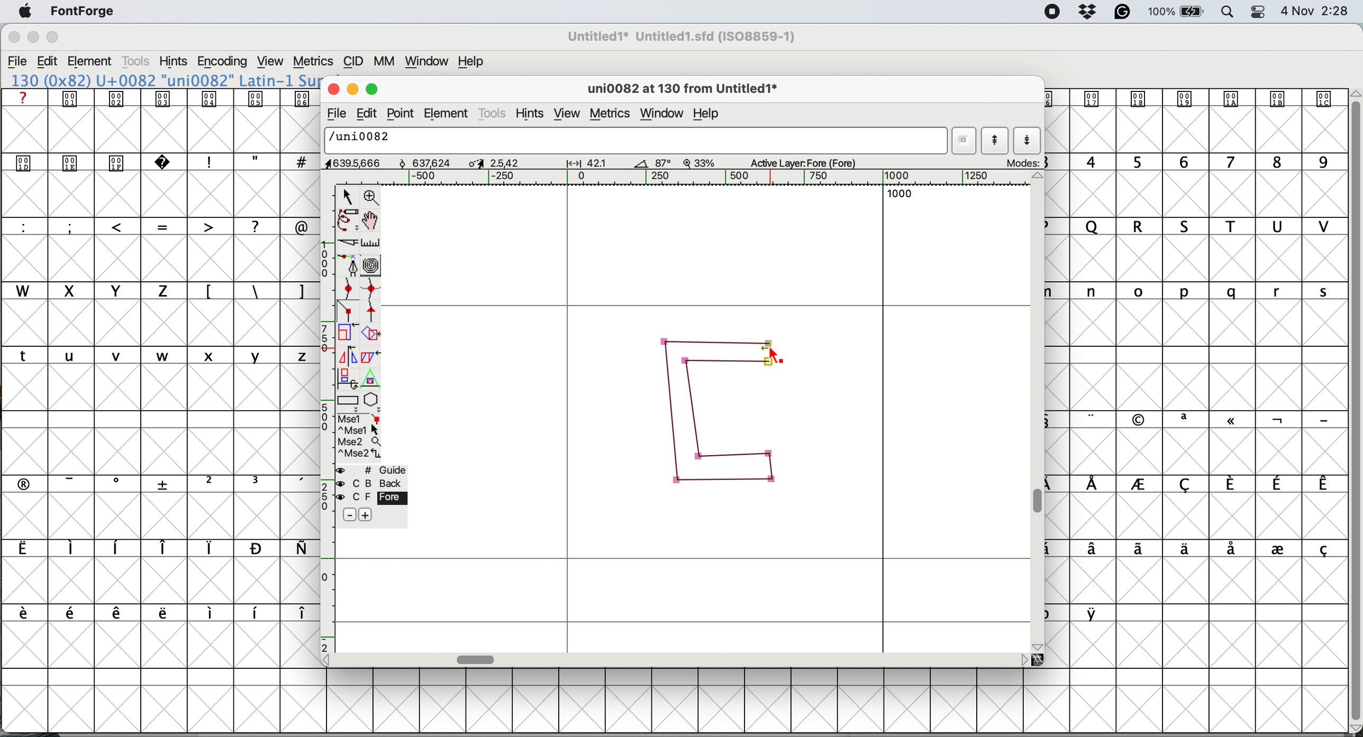 Image resolution: width=1363 pixels, height=737 pixels. What do you see at coordinates (1028, 141) in the screenshot?
I see `show next letter` at bounding box center [1028, 141].